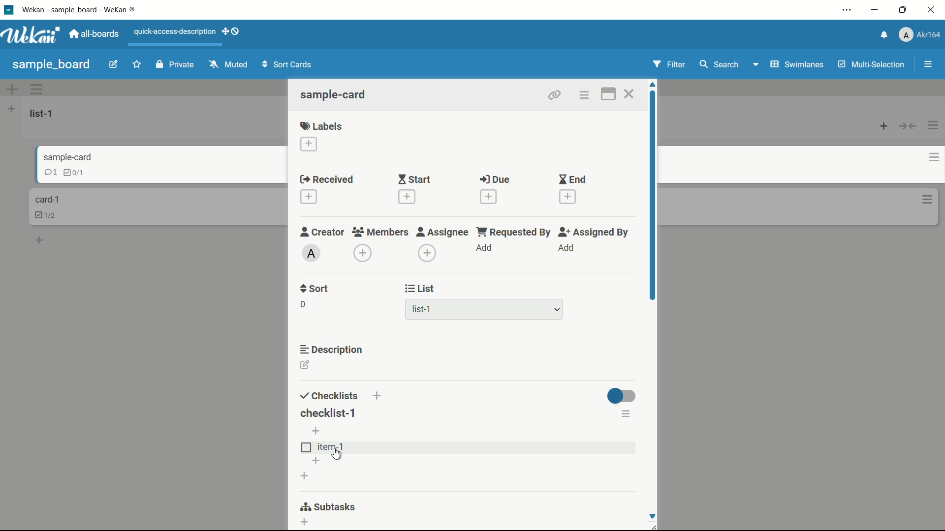 This screenshot has width=945, height=531. Describe the element at coordinates (321, 125) in the screenshot. I see `labels` at that location.